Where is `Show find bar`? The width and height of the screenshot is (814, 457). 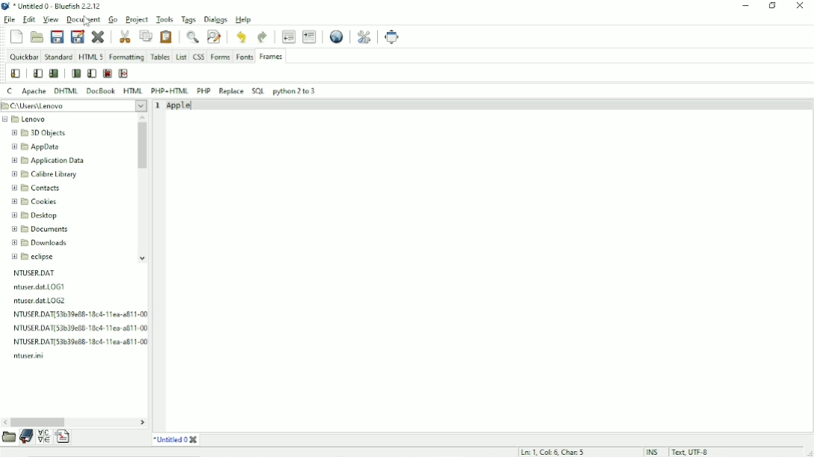 Show find bar is located at coordinates (192, 36).